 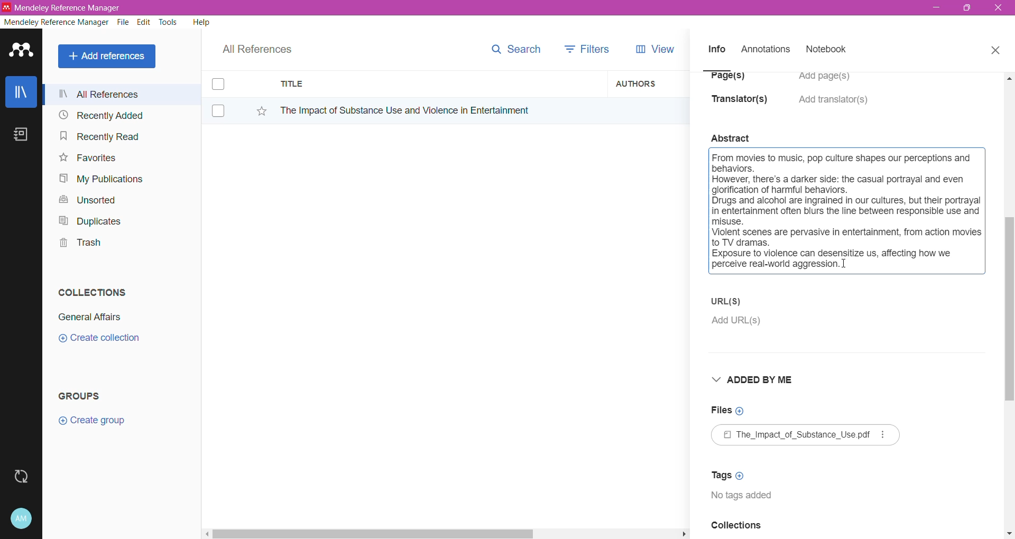 I want to click on All References, so click(x=264, y=47).